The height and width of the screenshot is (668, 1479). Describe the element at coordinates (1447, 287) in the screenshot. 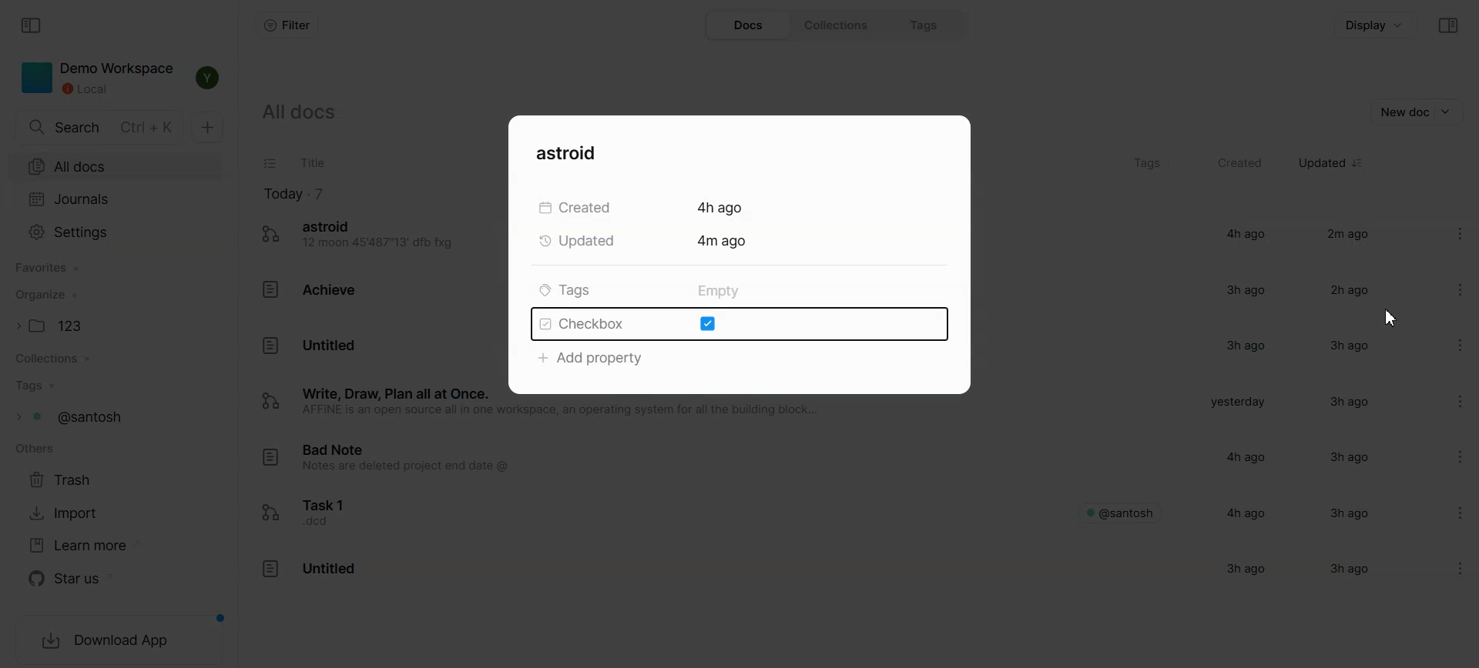

I see `Settings` at that location.